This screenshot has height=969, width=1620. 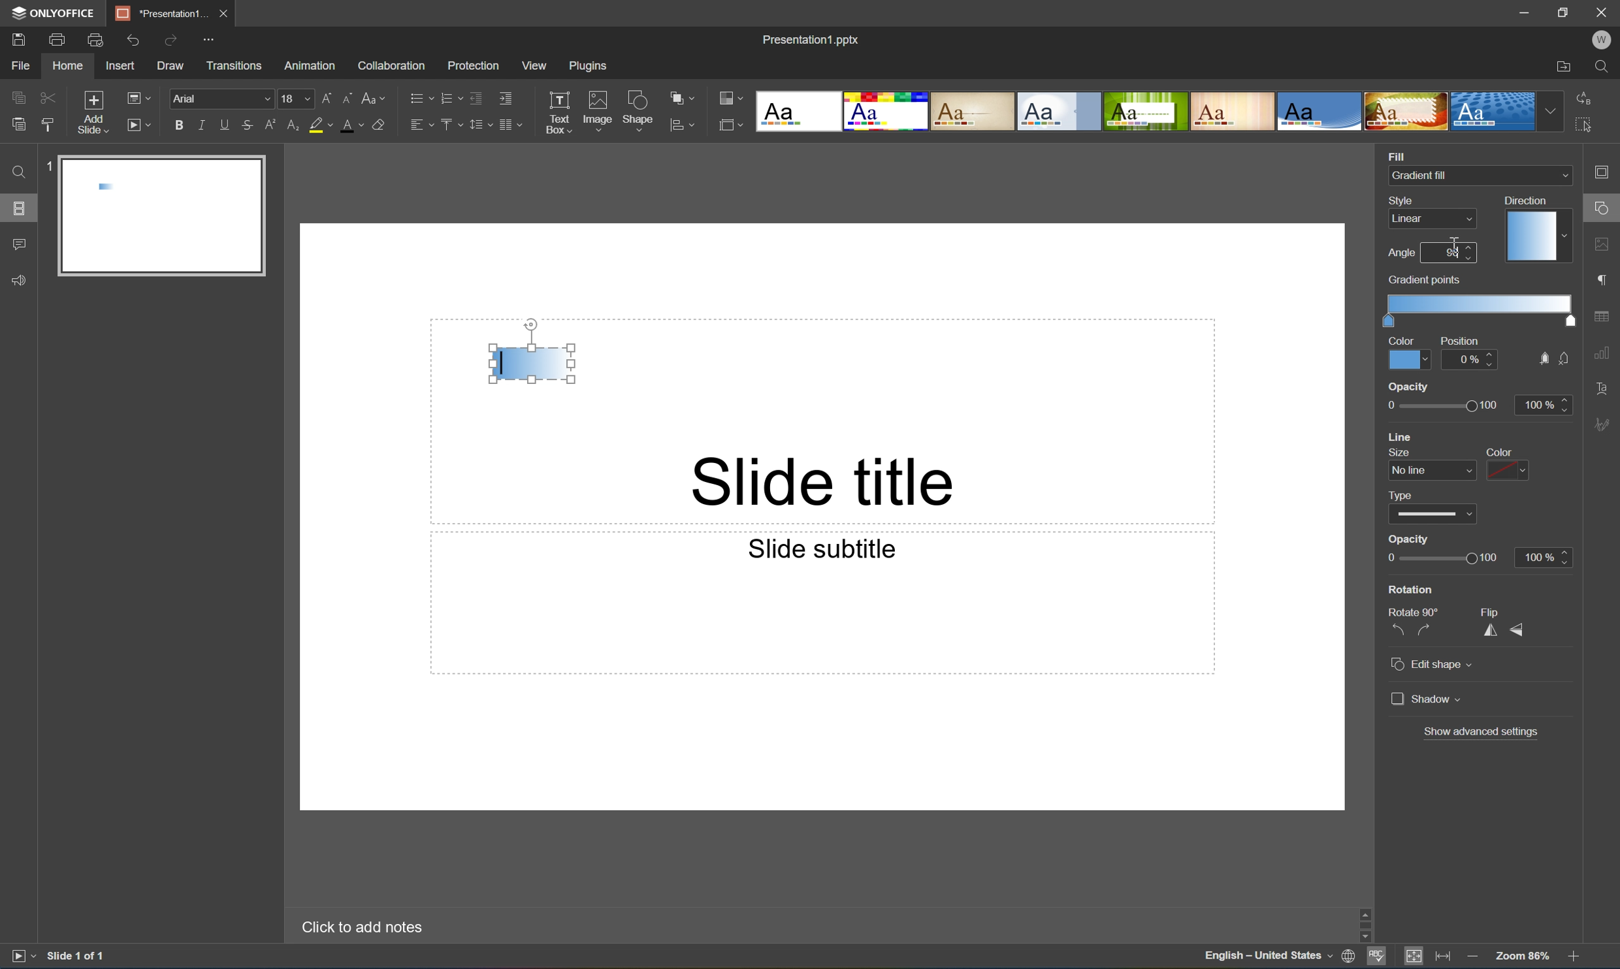 What do you see at coordinates (95, 40) in the screenshot?
I see `Print preview` at bounding box center [95, 40].